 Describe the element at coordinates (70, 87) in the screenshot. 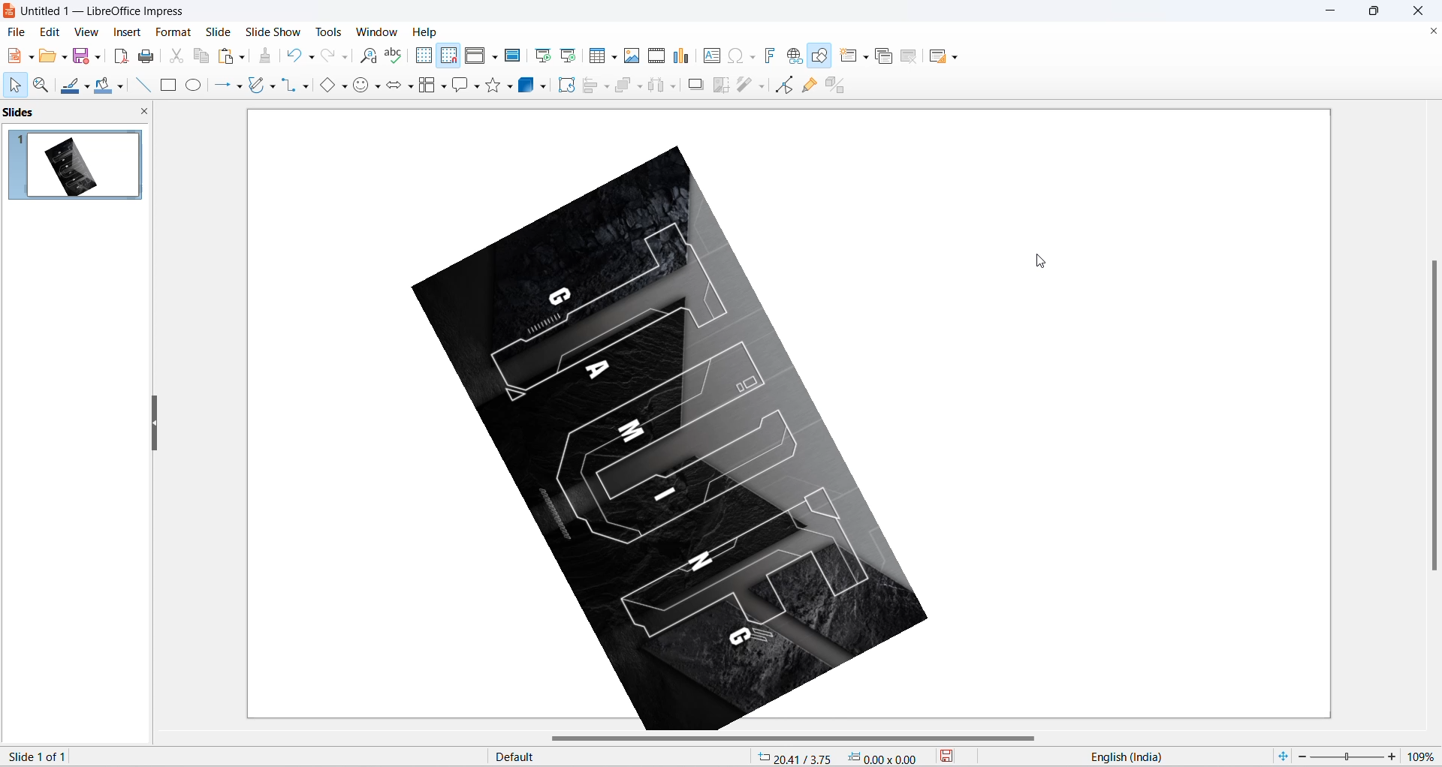

I see `line color` at that location.